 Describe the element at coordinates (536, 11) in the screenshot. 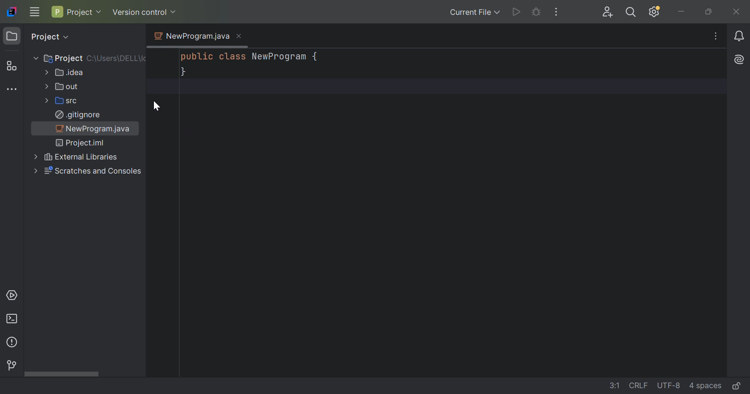

I see `Debug NewProgram.java` at that location.